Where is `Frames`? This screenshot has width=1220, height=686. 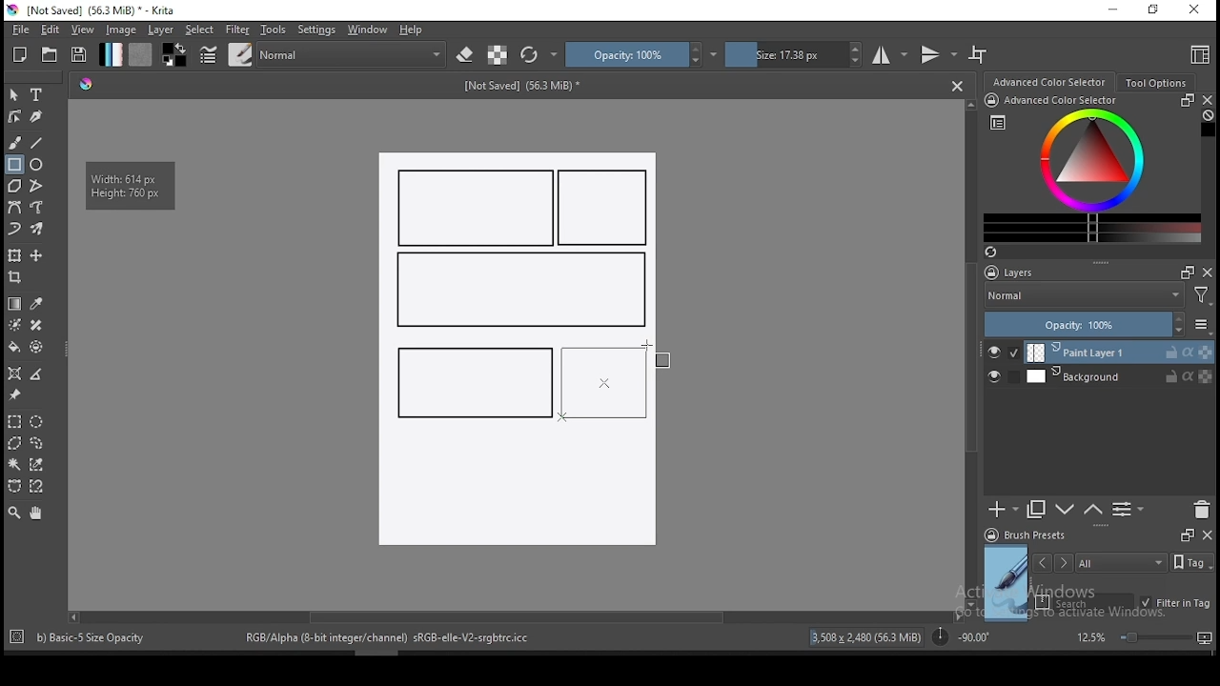 Frames is located at coordinates (1182, 272).